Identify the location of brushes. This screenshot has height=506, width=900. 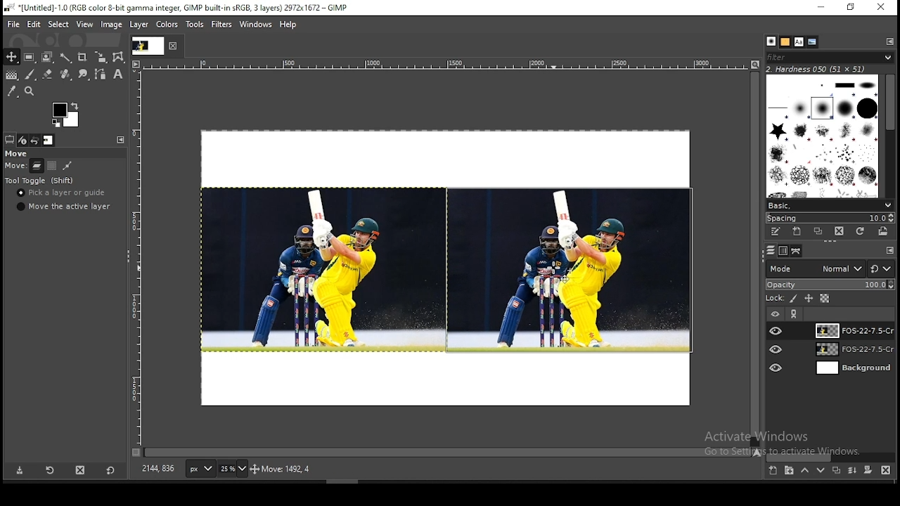
(771, 41).